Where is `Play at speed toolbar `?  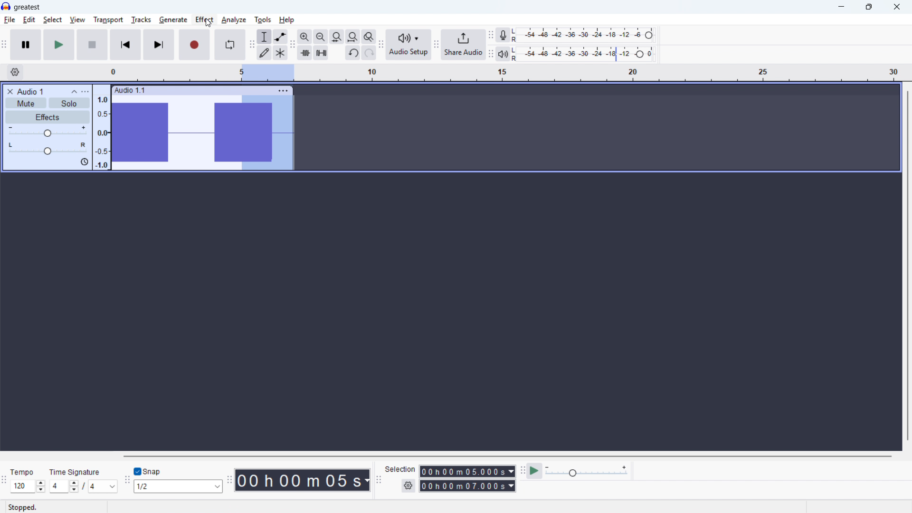 Play at speed toolbar  is located at coordinates (522, 472).